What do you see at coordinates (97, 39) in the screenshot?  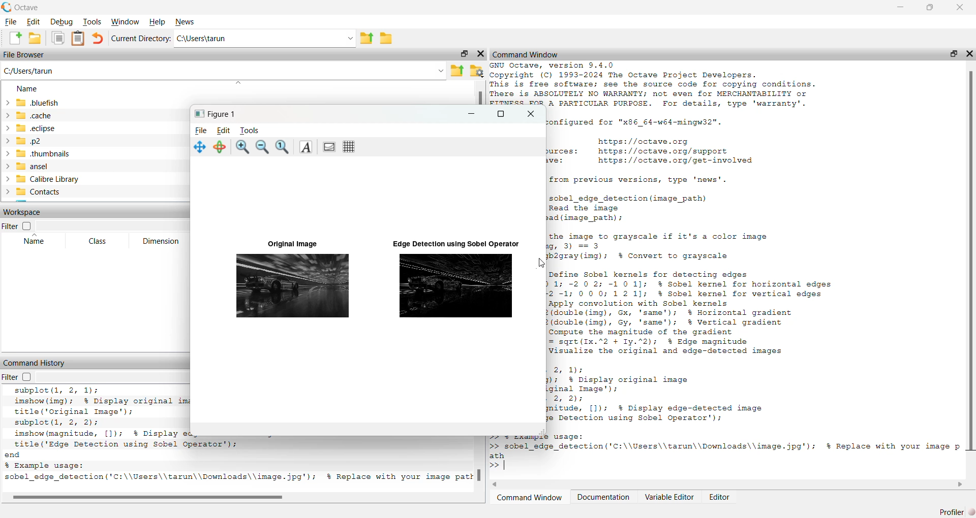 I see `undo` at bounding box center [97, 39].